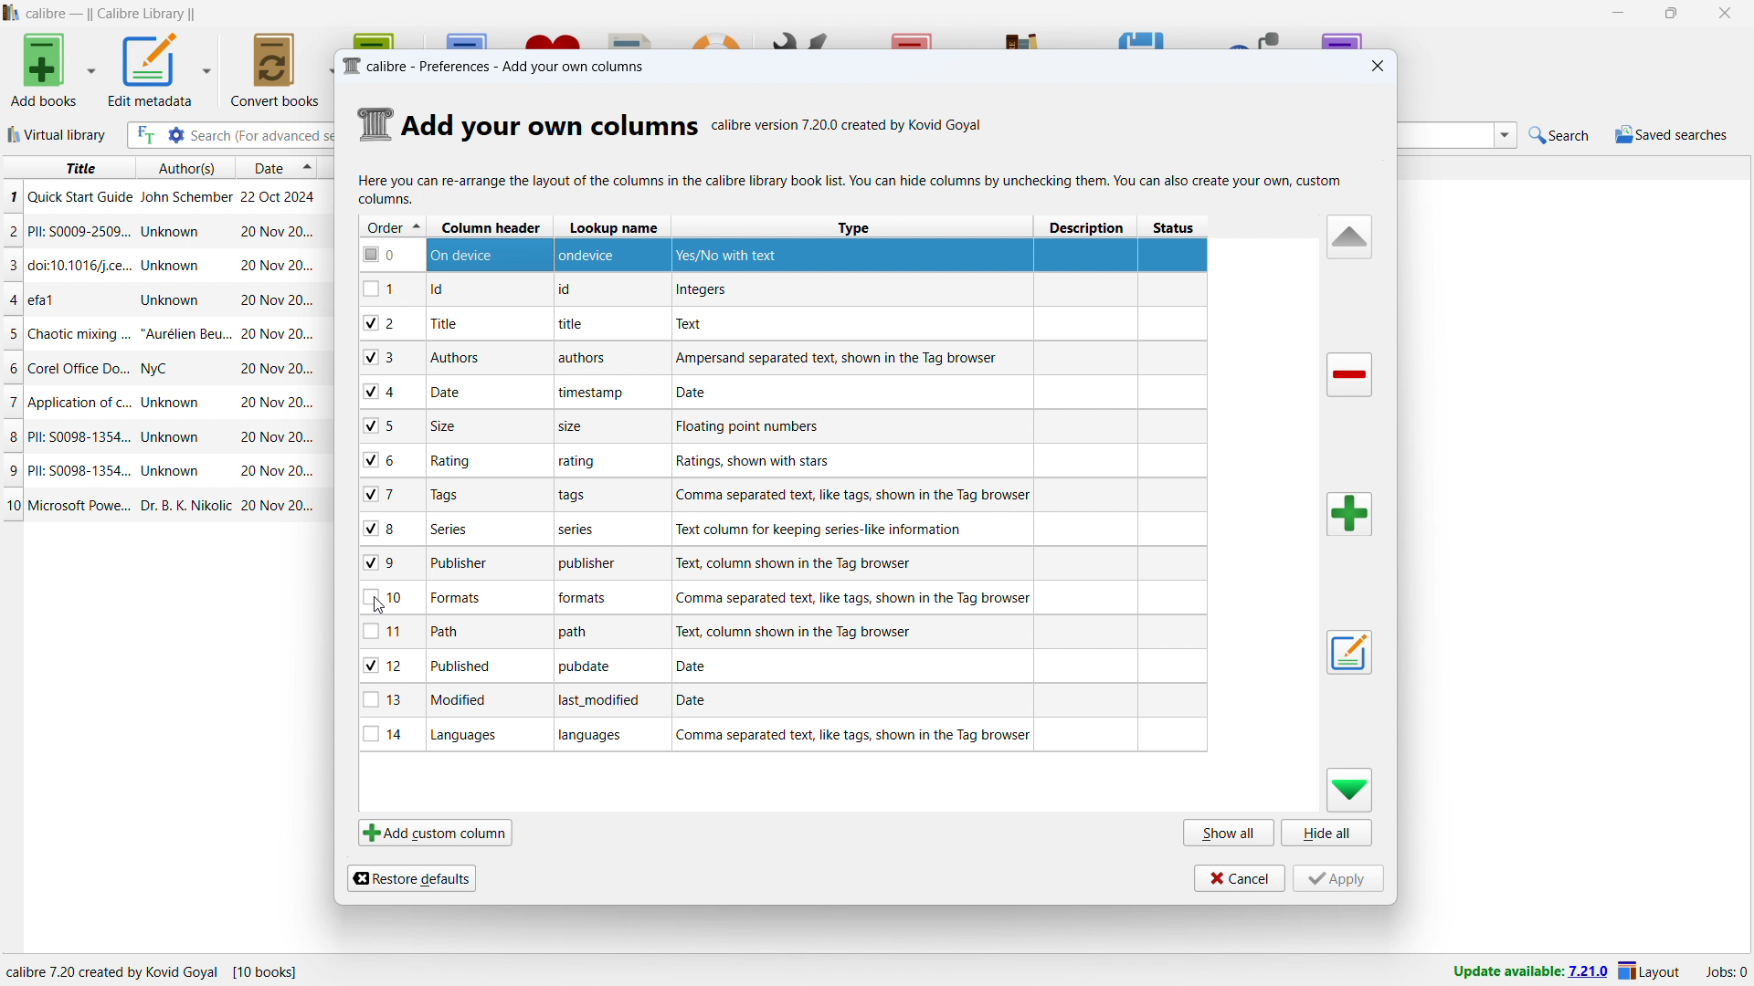 This screenshot has height=986, width=1754. I want to click on restore defaults, so click(410, 878).